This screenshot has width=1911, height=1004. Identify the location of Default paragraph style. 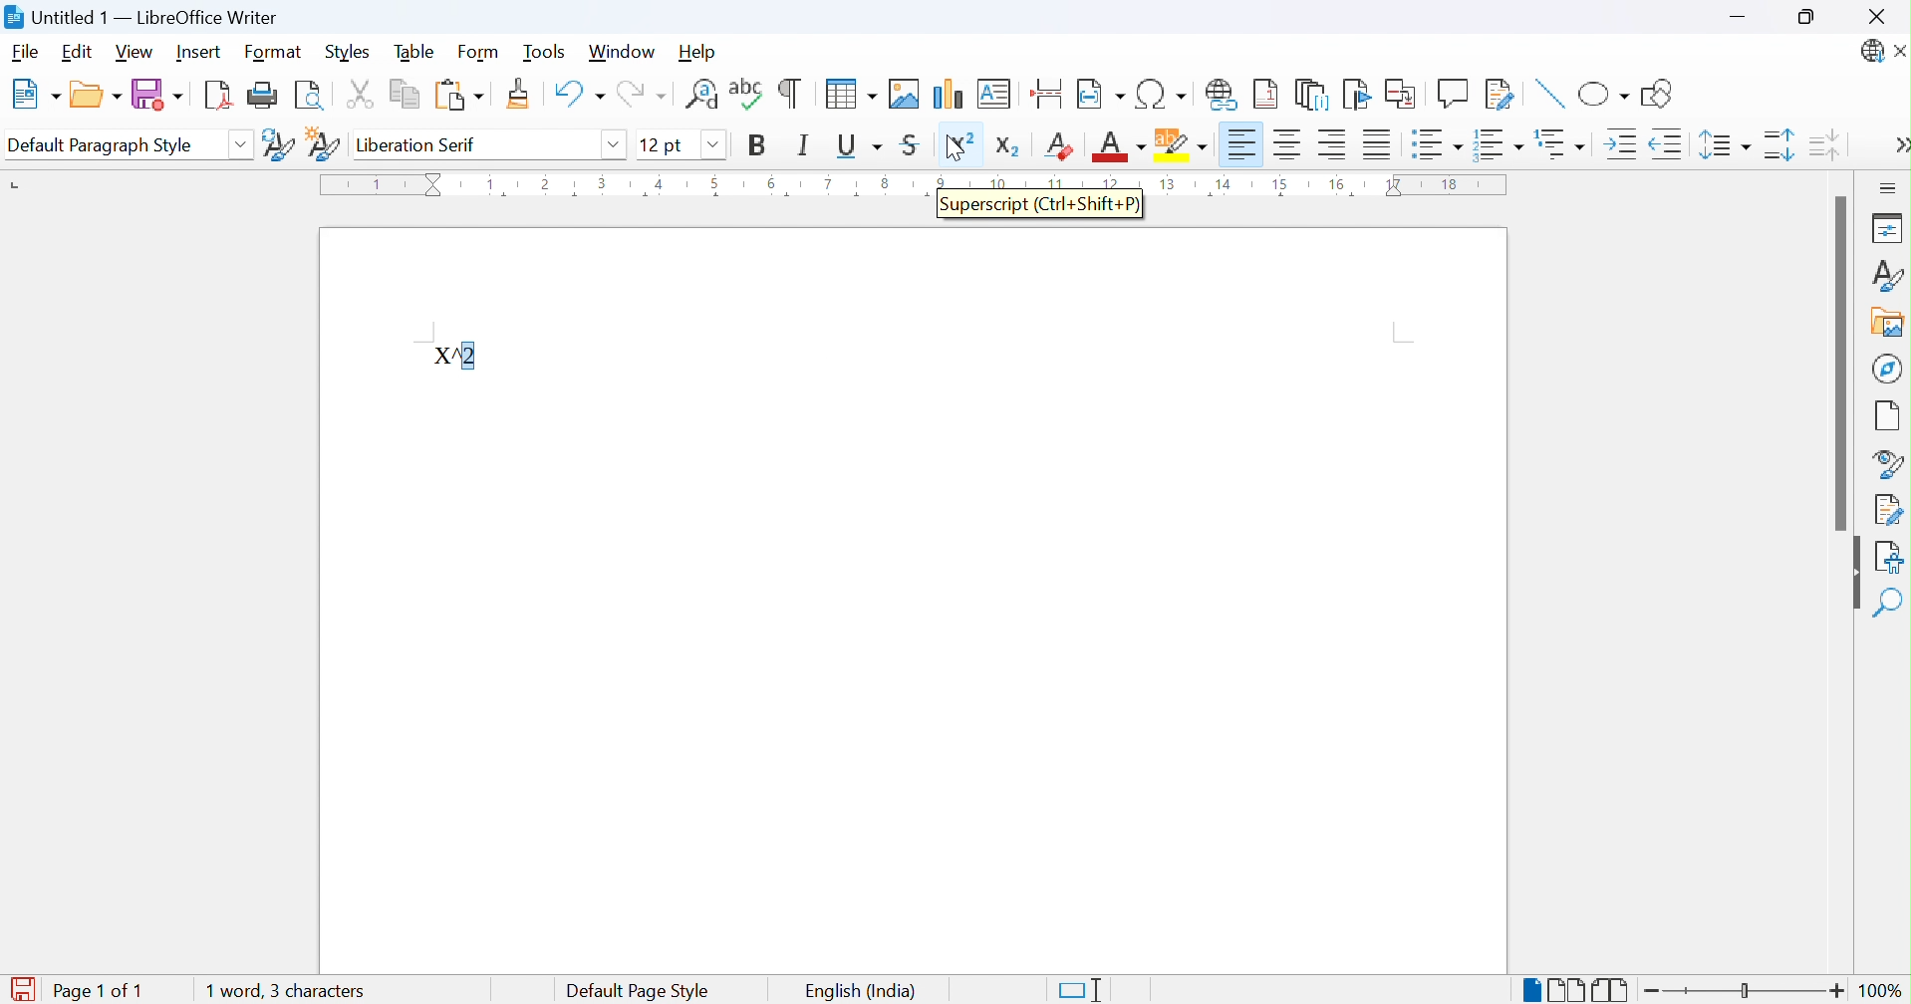
(103, 146).